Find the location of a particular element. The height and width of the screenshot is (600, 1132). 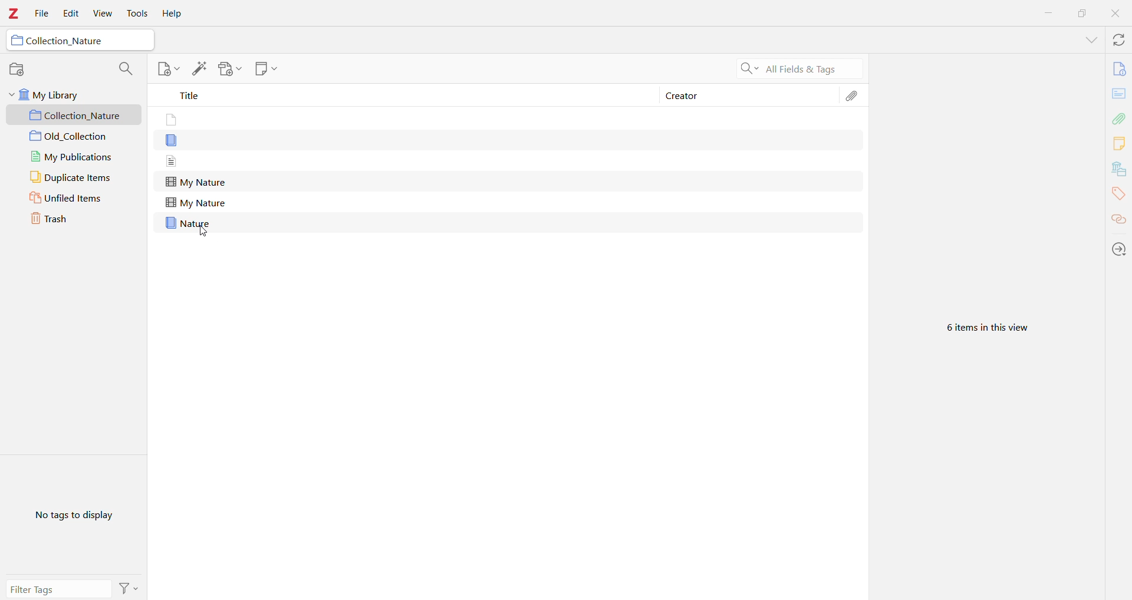

Related is located at coordinates (1118, 220).